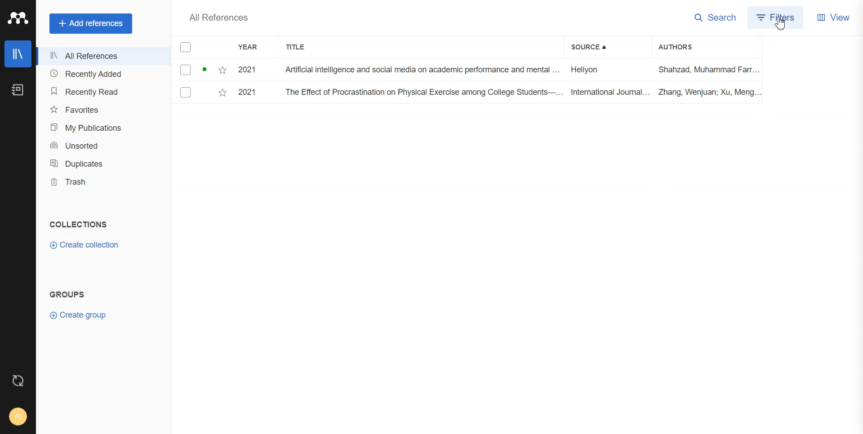  What do you see at coordinates (18, 416) in the screenshot?
I see `Account` at bounding box center [18, 416].